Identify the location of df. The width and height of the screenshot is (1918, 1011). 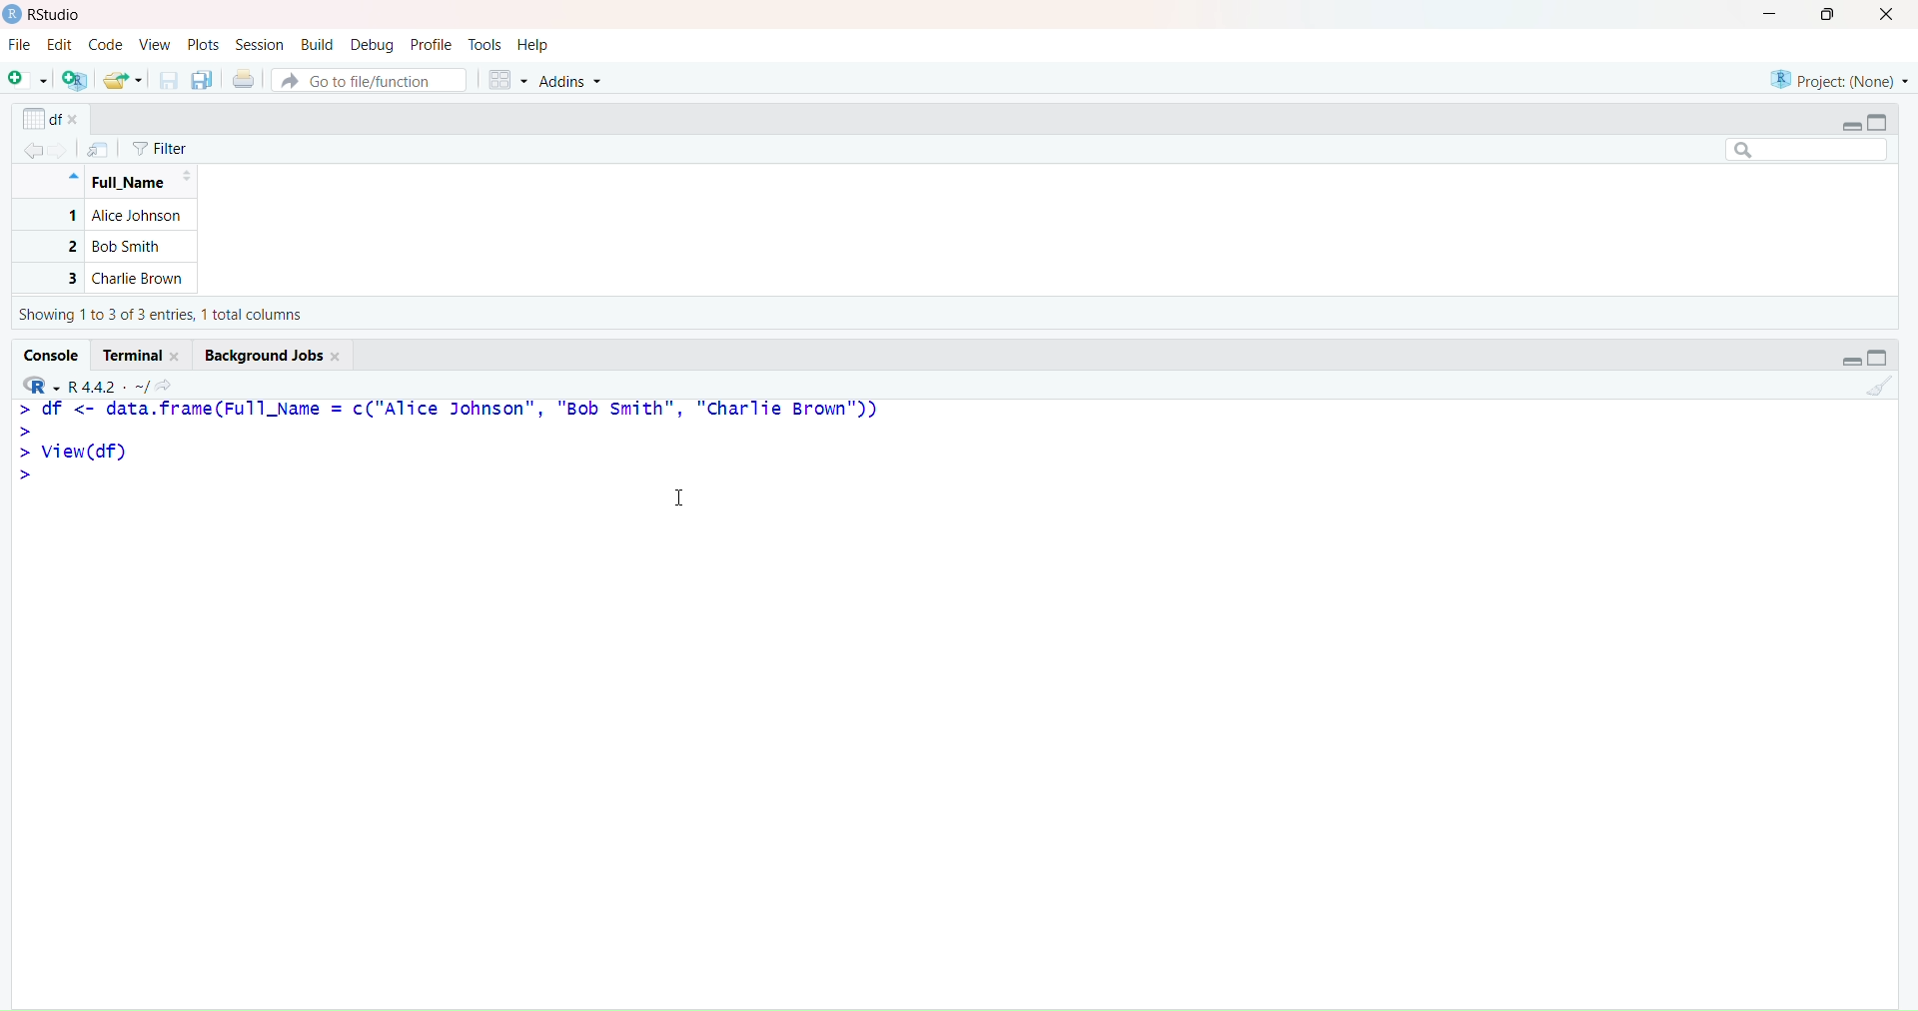
(51, 115).